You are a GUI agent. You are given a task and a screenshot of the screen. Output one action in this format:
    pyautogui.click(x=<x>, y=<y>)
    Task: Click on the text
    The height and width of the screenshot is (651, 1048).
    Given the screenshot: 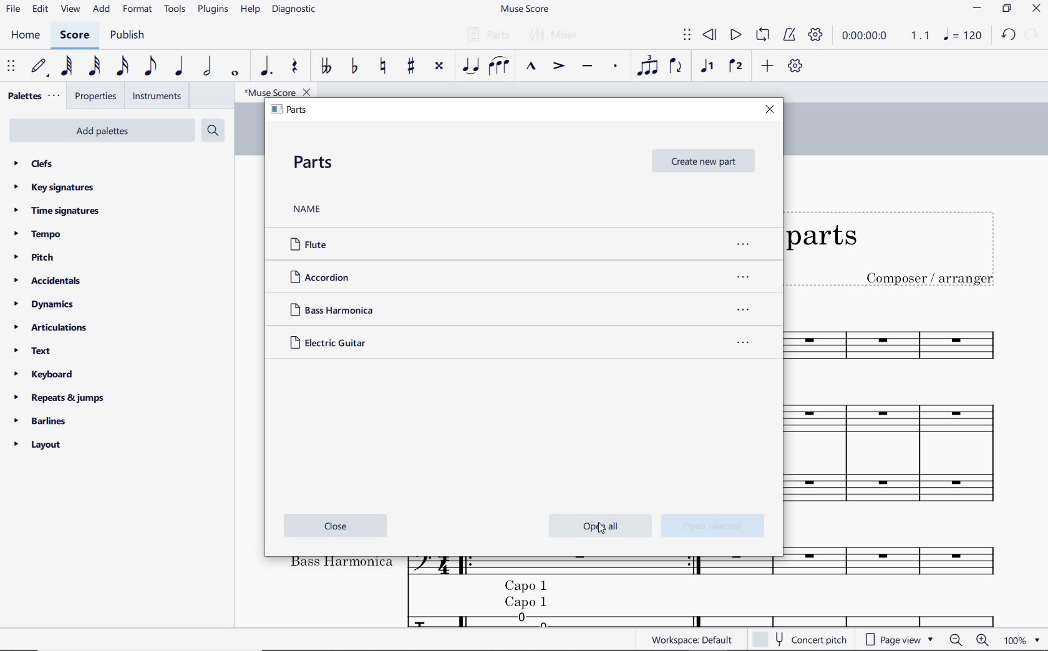 What is the action you would take?
    pyautogui.click(x=29, y=352)
    